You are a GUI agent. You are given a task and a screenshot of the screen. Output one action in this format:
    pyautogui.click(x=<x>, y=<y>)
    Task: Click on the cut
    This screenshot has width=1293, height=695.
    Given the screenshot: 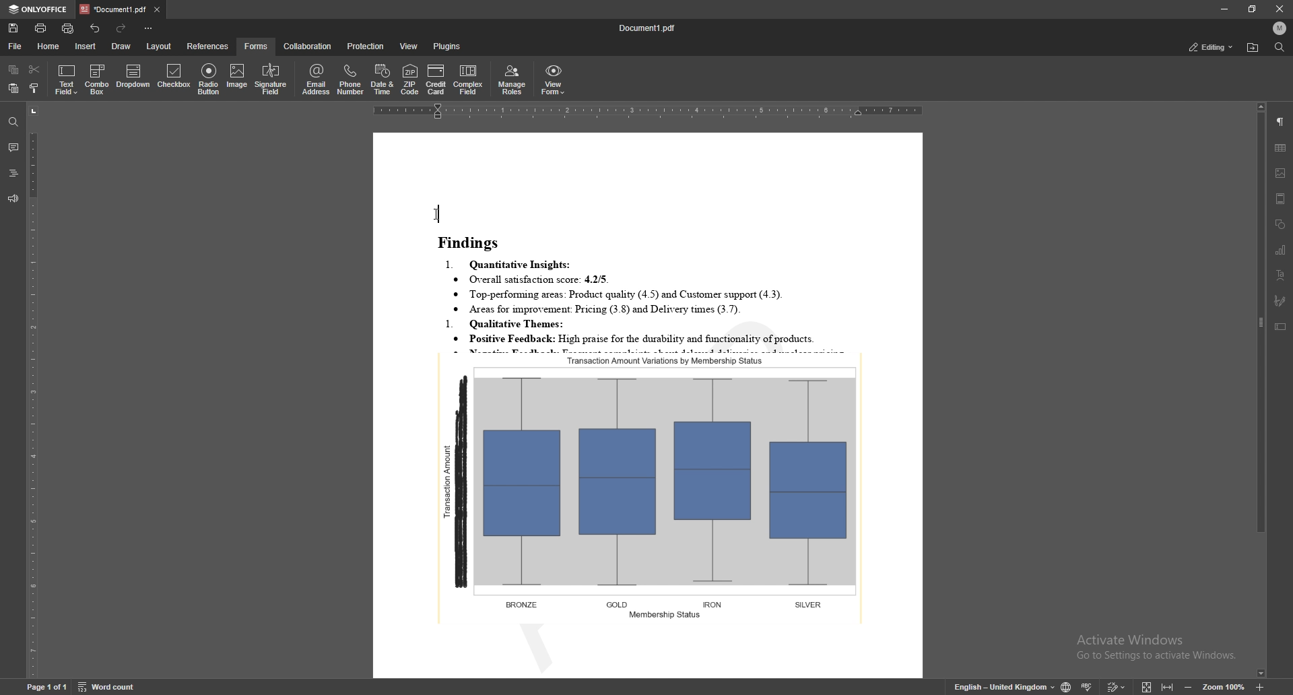 What is the action you would take?
    pyautogui.click(x=34, y=68)
    